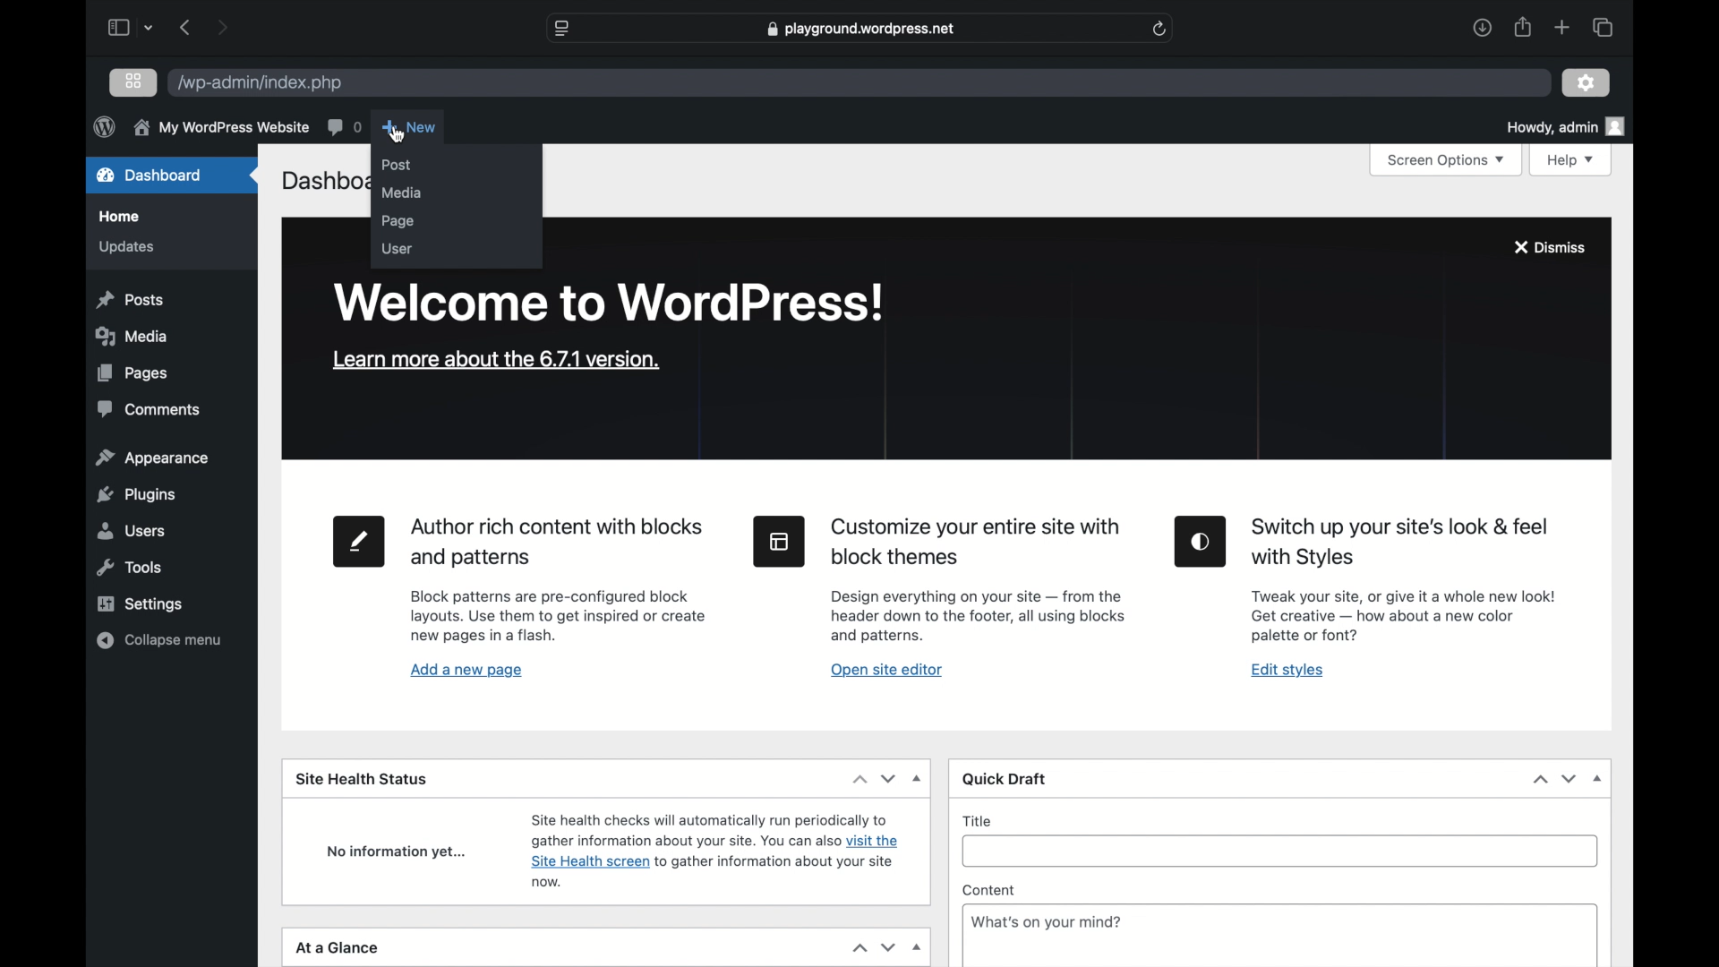  What do you see at coordinates (1401, 543) in the screenshot?
I see `headline` at bounding box center [1401, 543].